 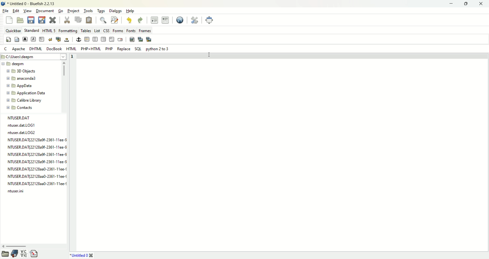 I want to click on NTUSER.DAT, so click(x=20, y=117).